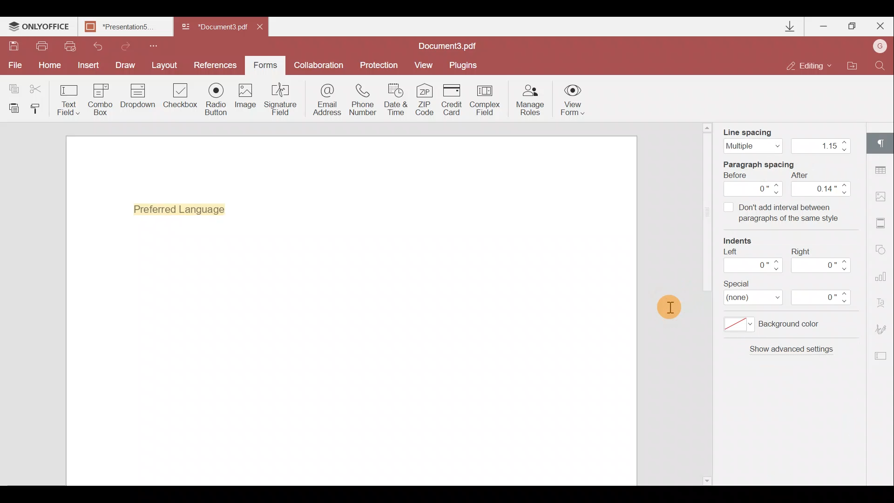 This screenshot has width=894, height=503. I want to click on Paragraph spacing, so click(763, 164).